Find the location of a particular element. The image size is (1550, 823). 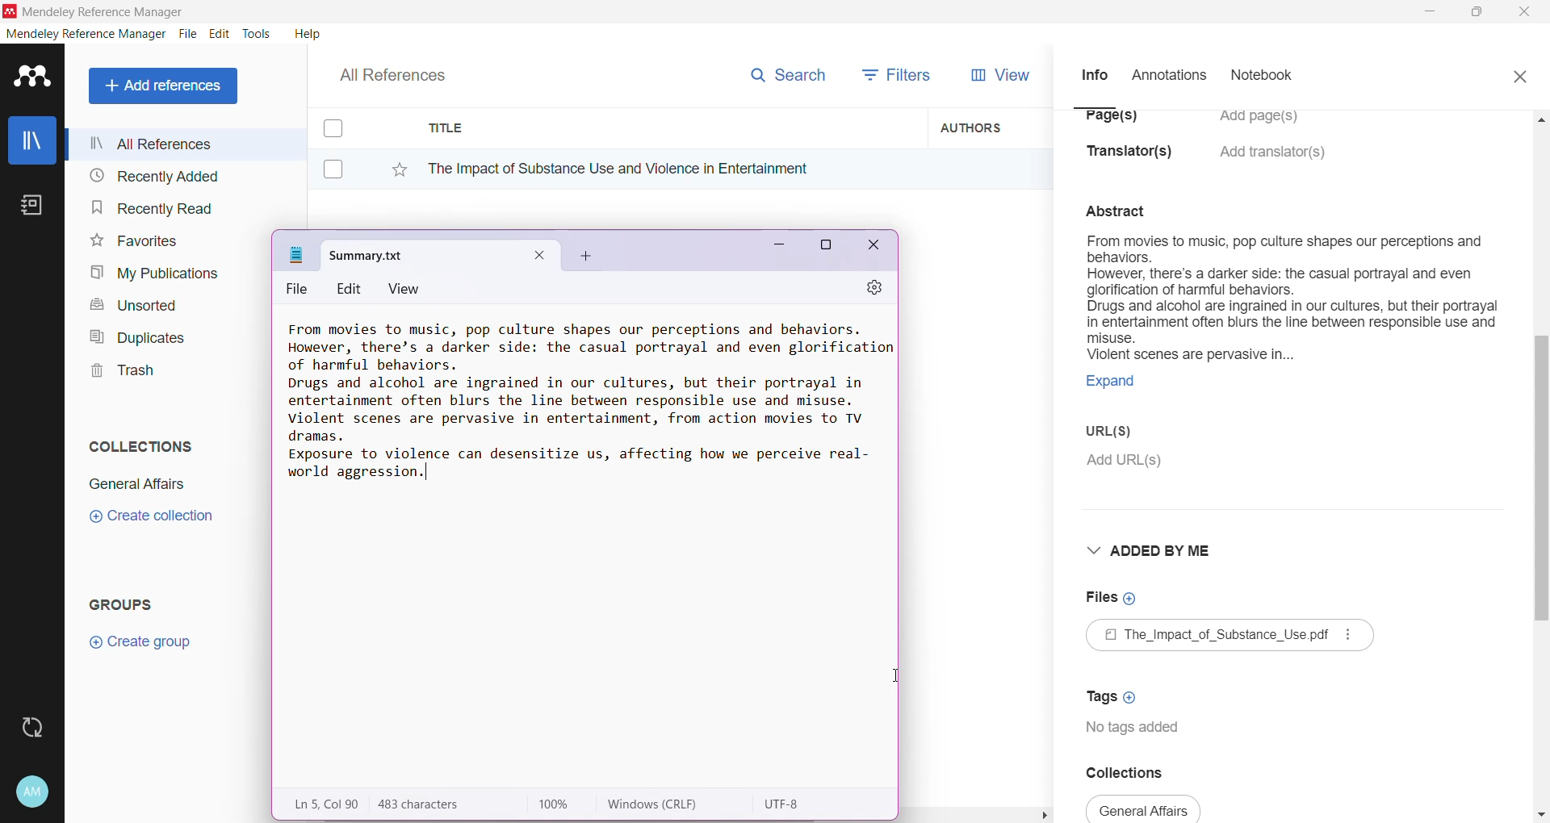

Collection Name is located at coordinates (134, 484).